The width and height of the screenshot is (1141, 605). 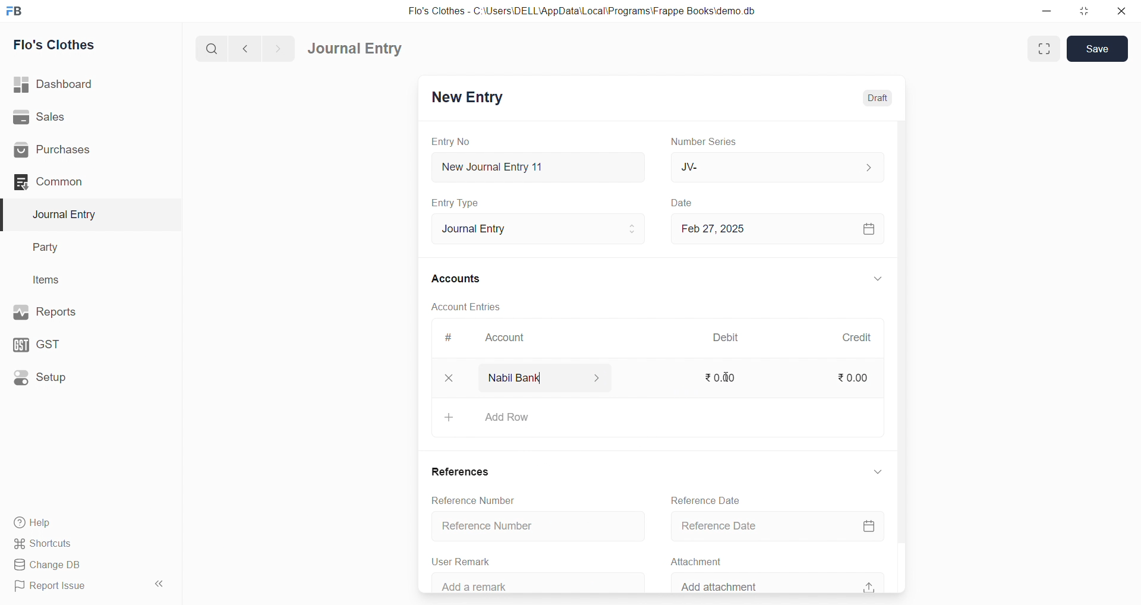 What do you see at coordinates (51, 279) in the screenshot?
I see `Items` at bounding box center [51, 279].